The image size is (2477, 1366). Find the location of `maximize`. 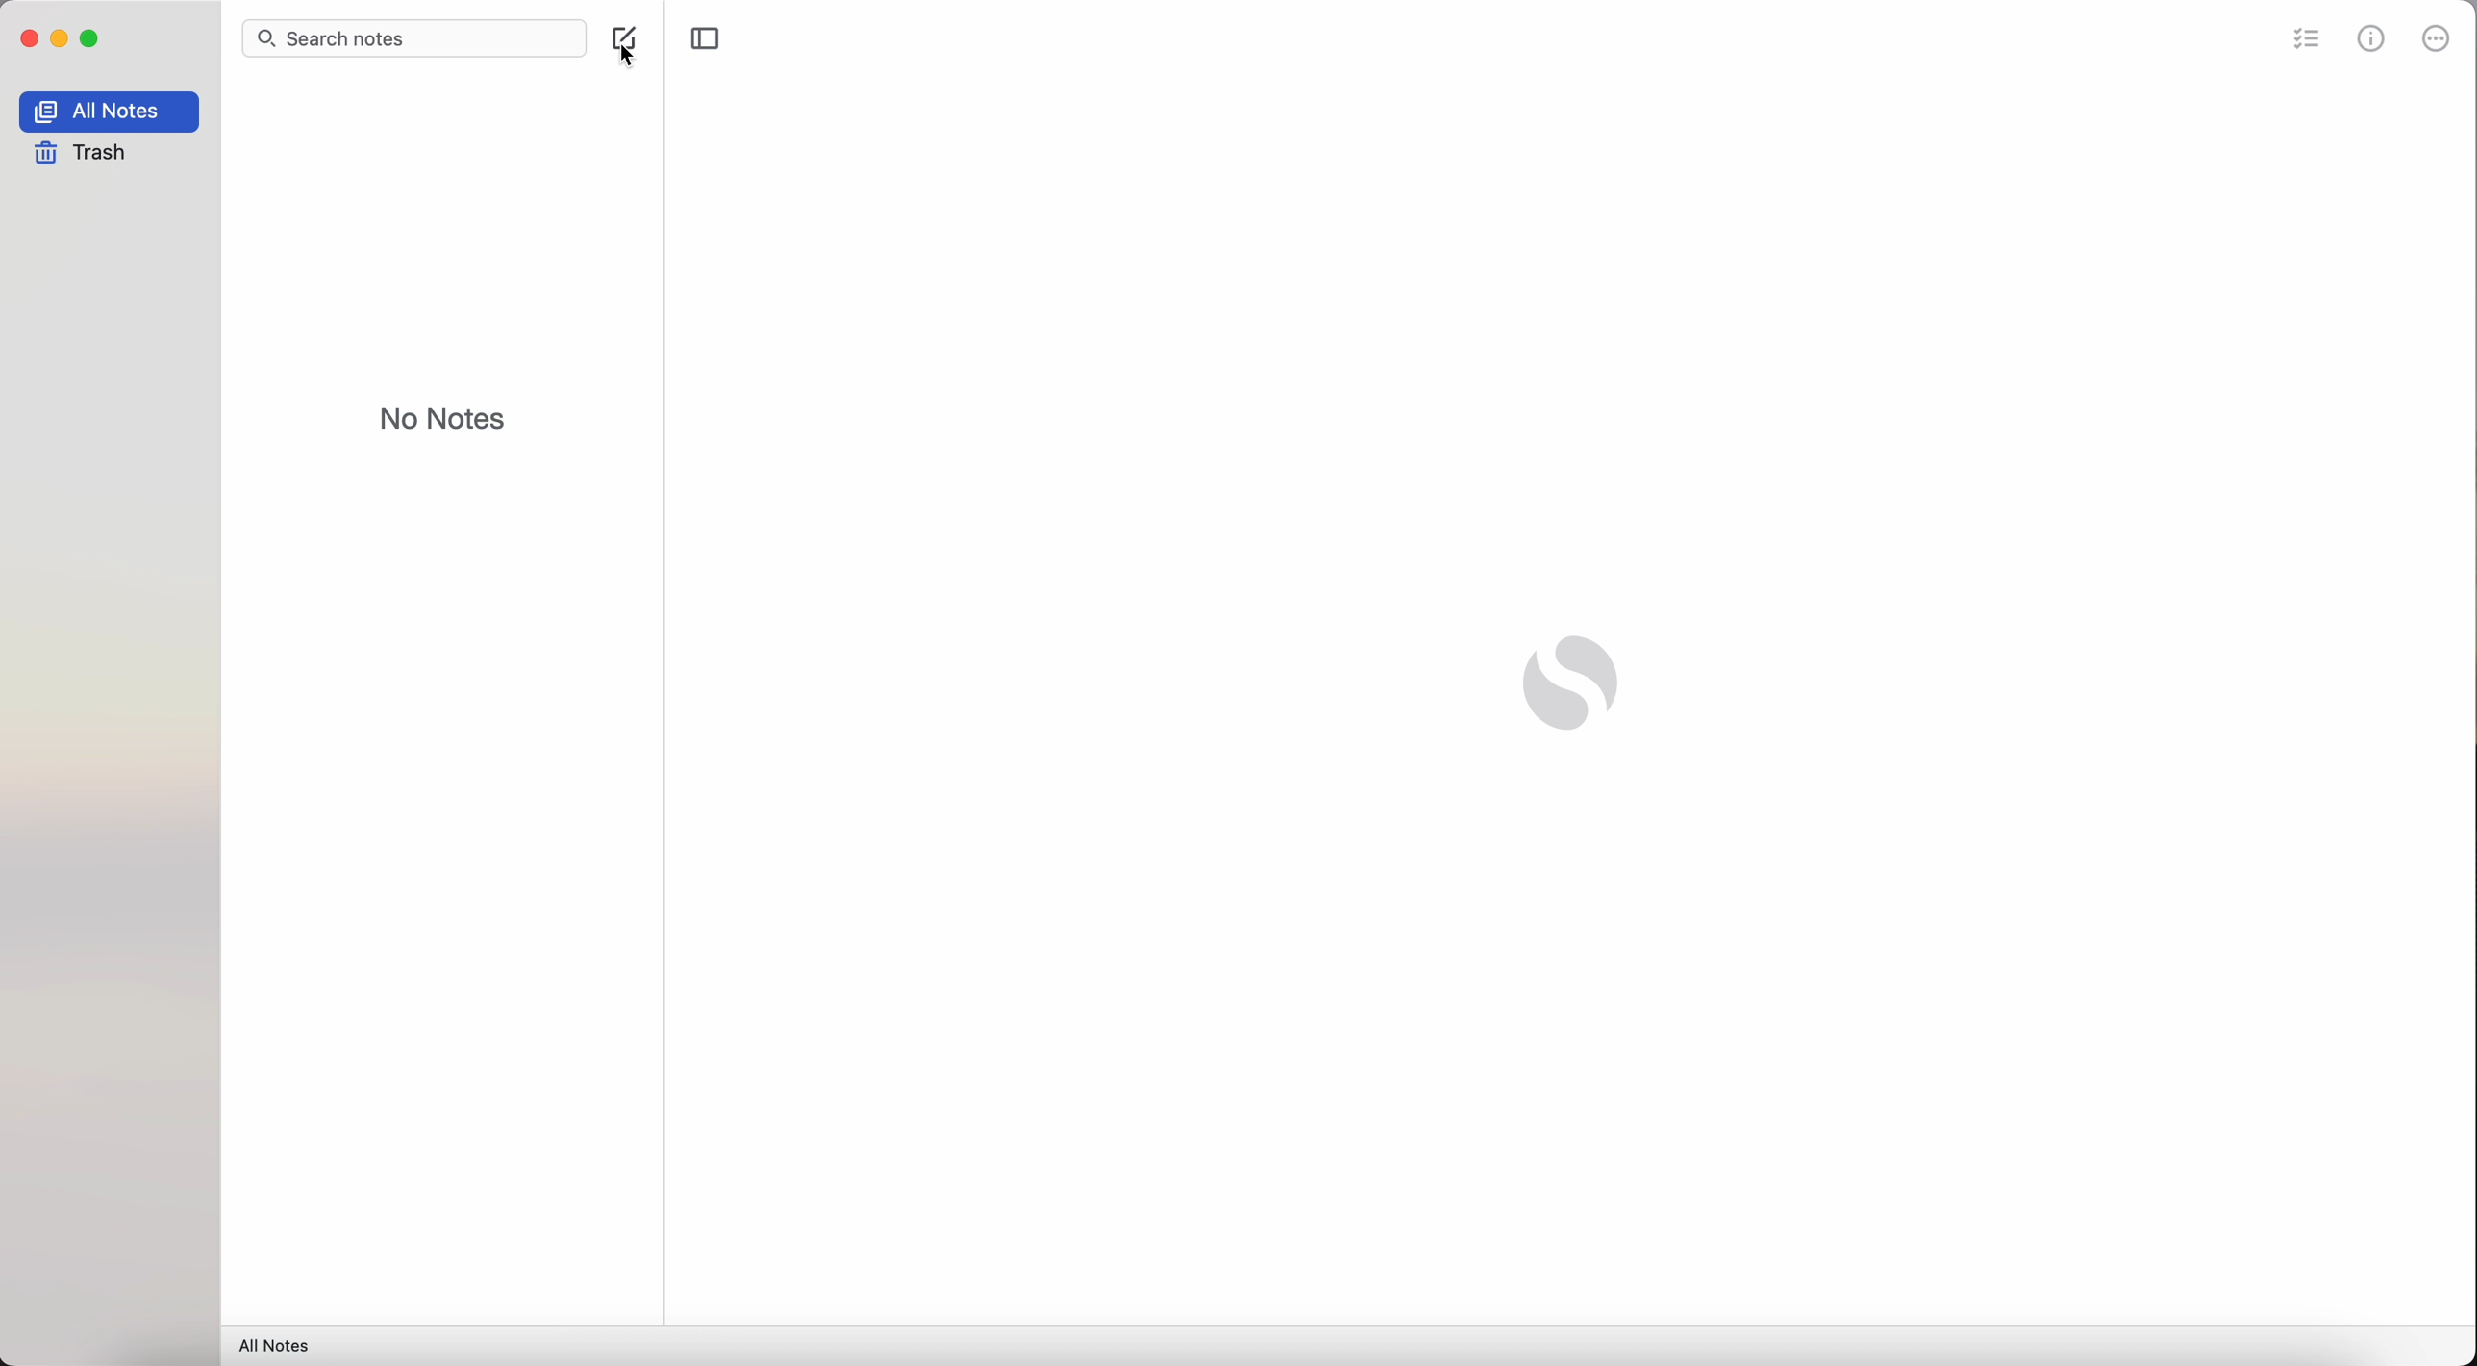

maximize is located at coordinates (91, 41).